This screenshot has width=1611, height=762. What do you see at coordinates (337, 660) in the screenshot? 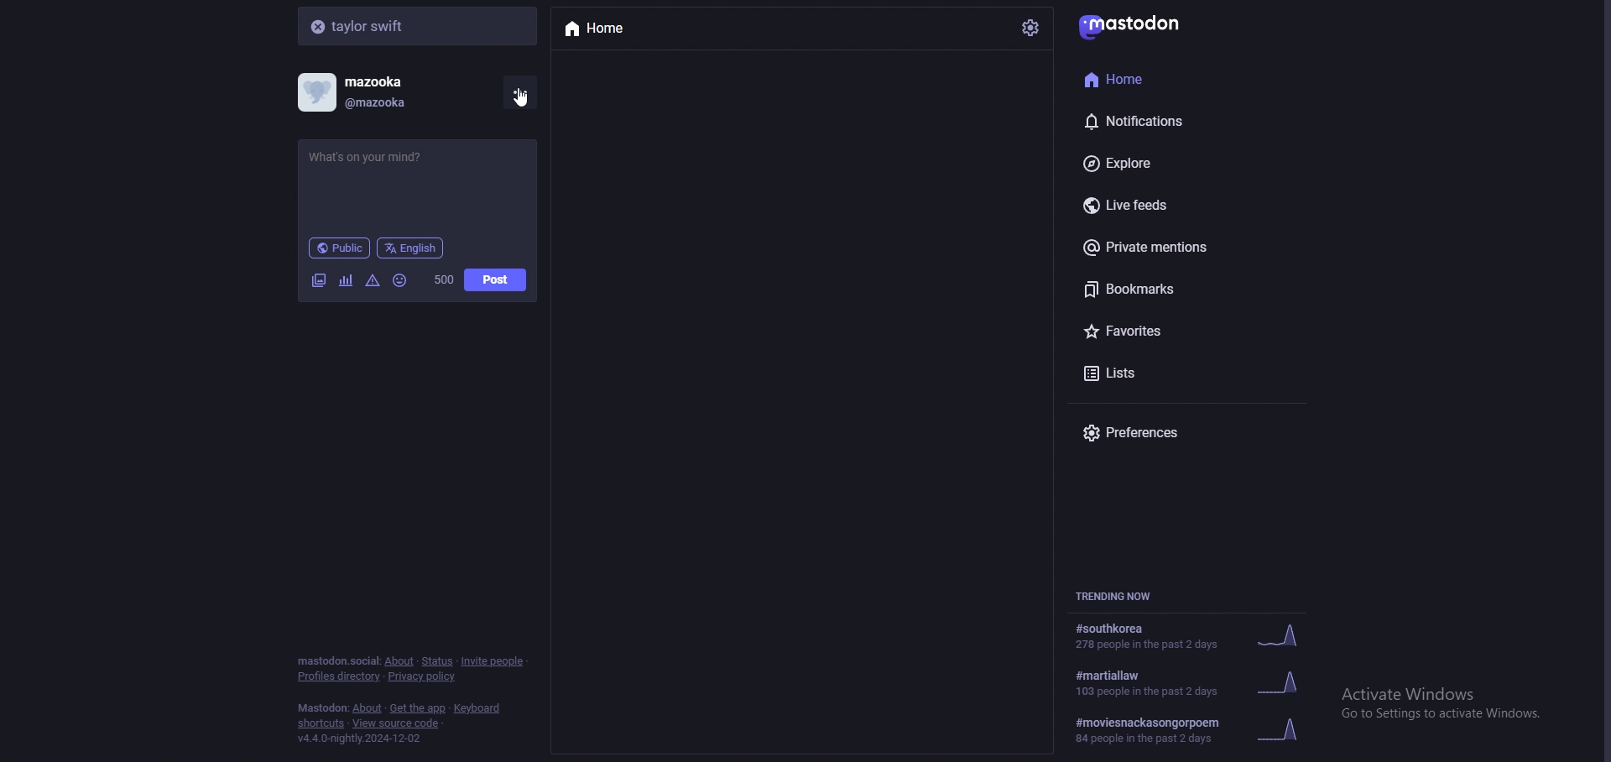
I see `mastodon` at bounding box center [337, 660].